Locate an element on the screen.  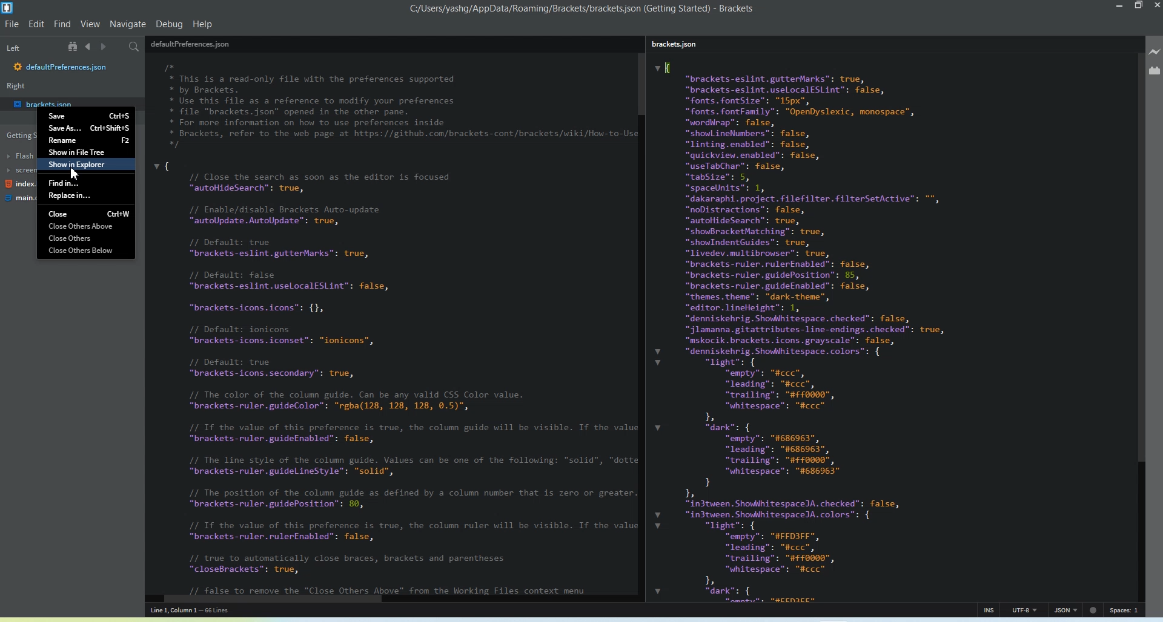
Getting started is located at coordinates (19, 136).